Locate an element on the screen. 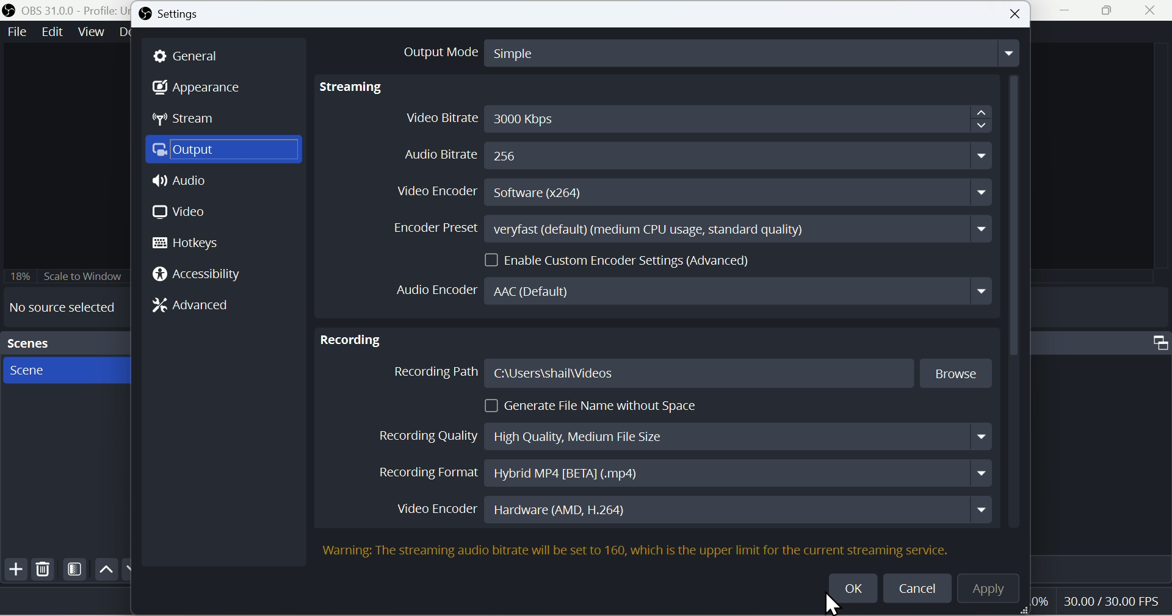 The image size is (1172, 616). Video Bitrate is located at coordinates (696, 118).